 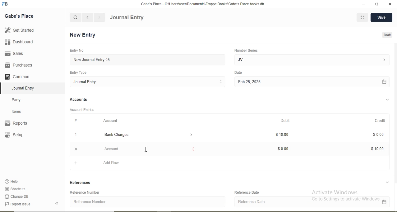 What do you see at coordinates (84, 35) in the screenshot?
I see `New Entry` at bounding box center [84, 35].